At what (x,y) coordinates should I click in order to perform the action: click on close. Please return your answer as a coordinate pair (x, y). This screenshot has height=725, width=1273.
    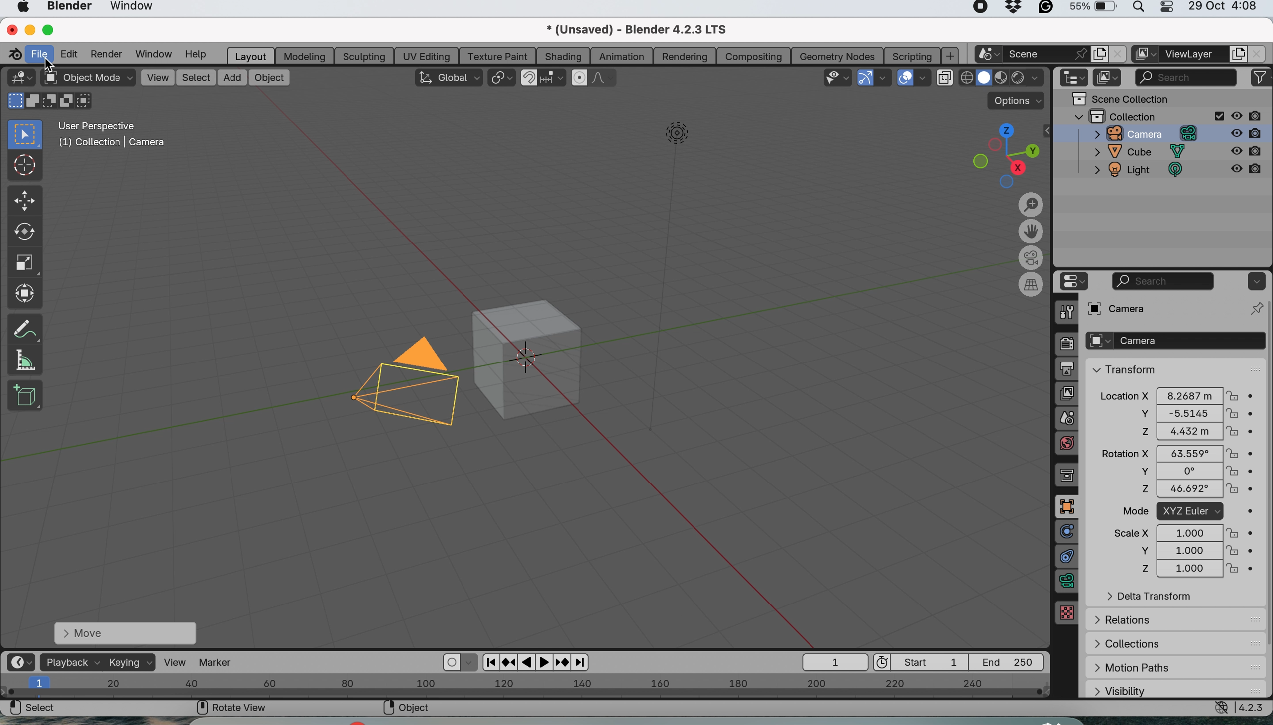
    Looking at the image, I should click on (1118, 54).